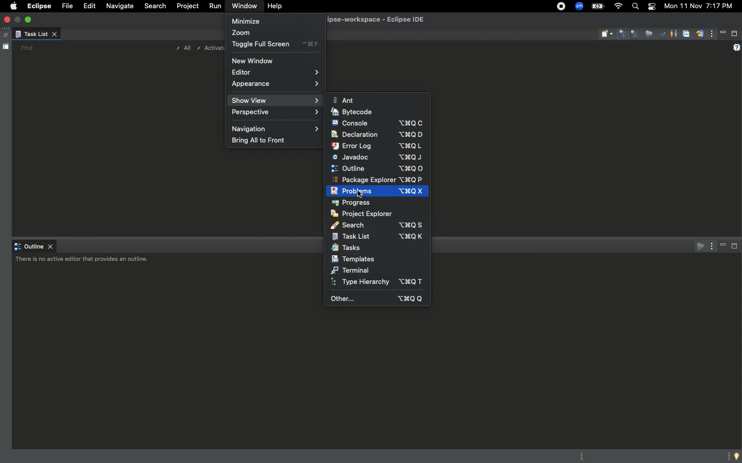 This screenshot has height=463, width=742. What do you see at coordinates (599, 6) in the screenshot?
I see `Charge` at bounding box center [599, 6].